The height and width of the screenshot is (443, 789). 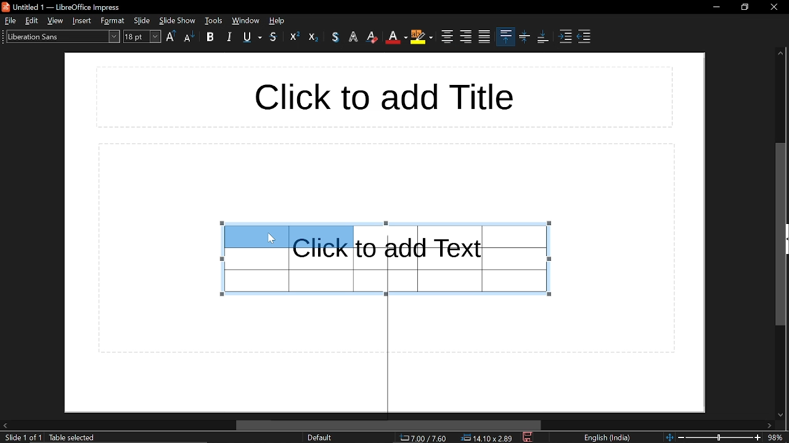 What do you see at coordinates (214, 20) in the screenshot?
I see `window` at bounding box center [214, 20].